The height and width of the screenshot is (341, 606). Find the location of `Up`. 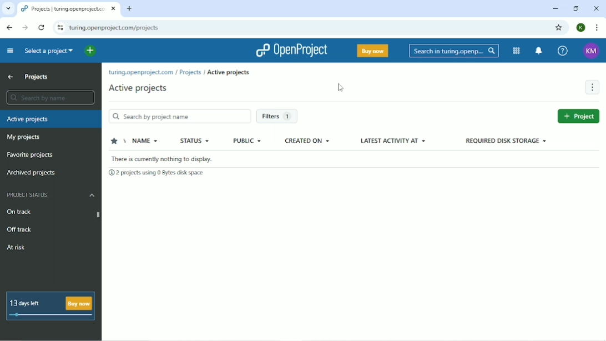

Up is located at coordinates (10, 77).